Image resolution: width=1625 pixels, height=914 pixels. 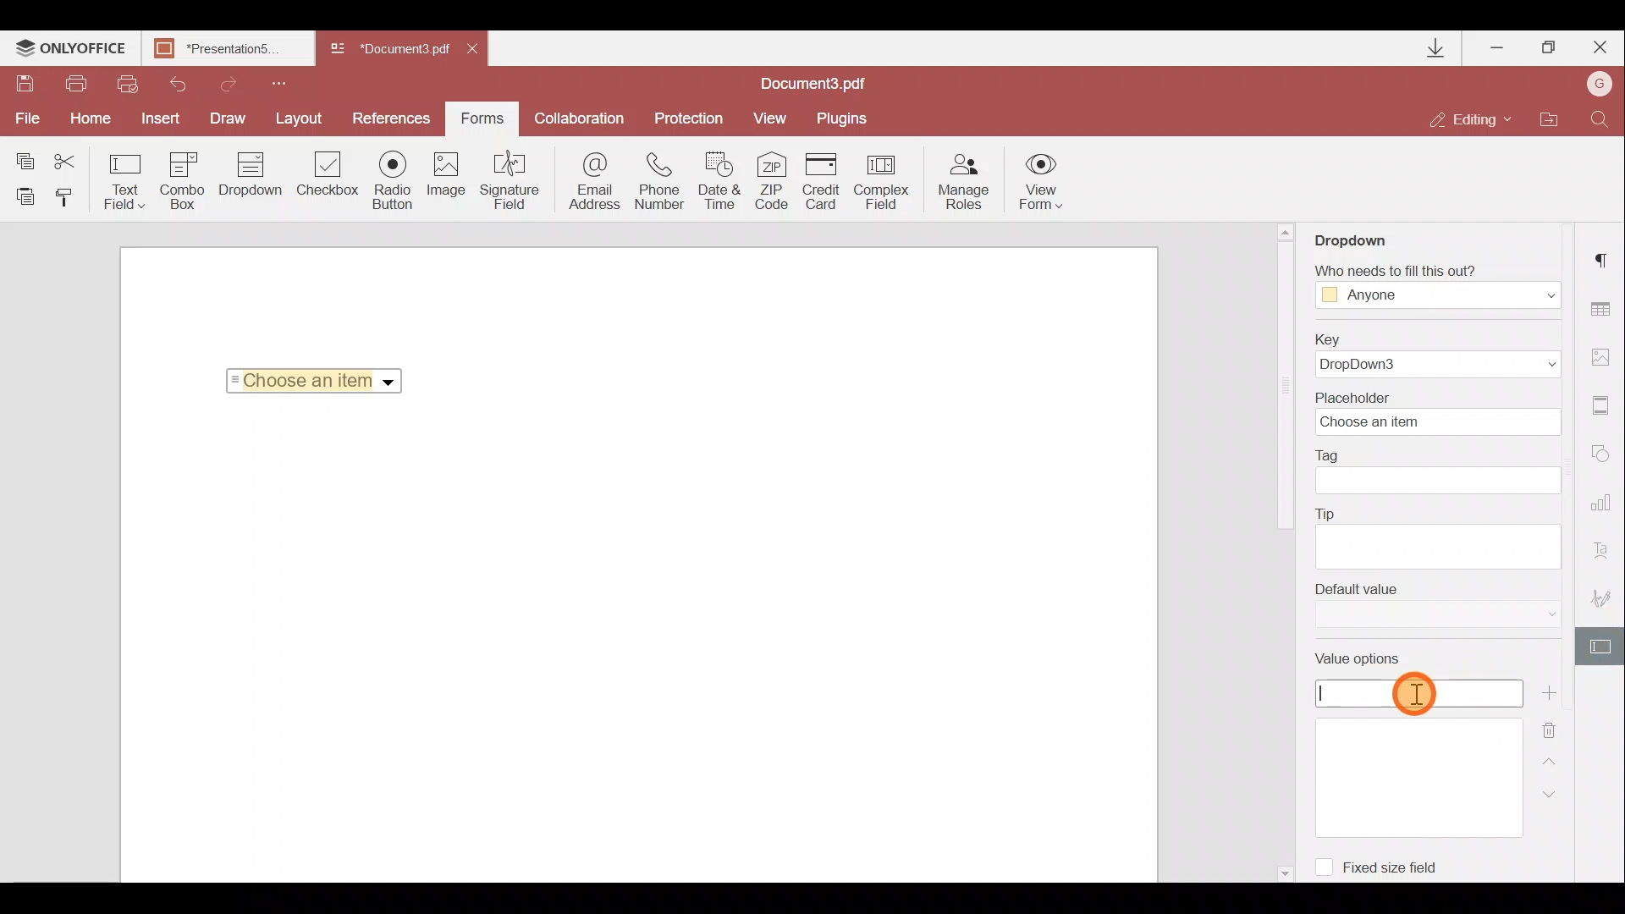 What do you see at coordinates (232, 118) in the screenshot?
I see `Draw` at bounding box center [232, 118].